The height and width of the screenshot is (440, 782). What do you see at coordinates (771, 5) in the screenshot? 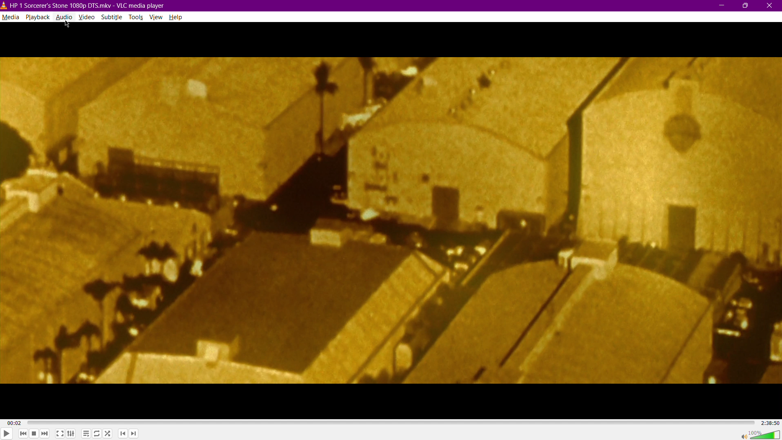
I see `Close` at bounding box center [771, 5].